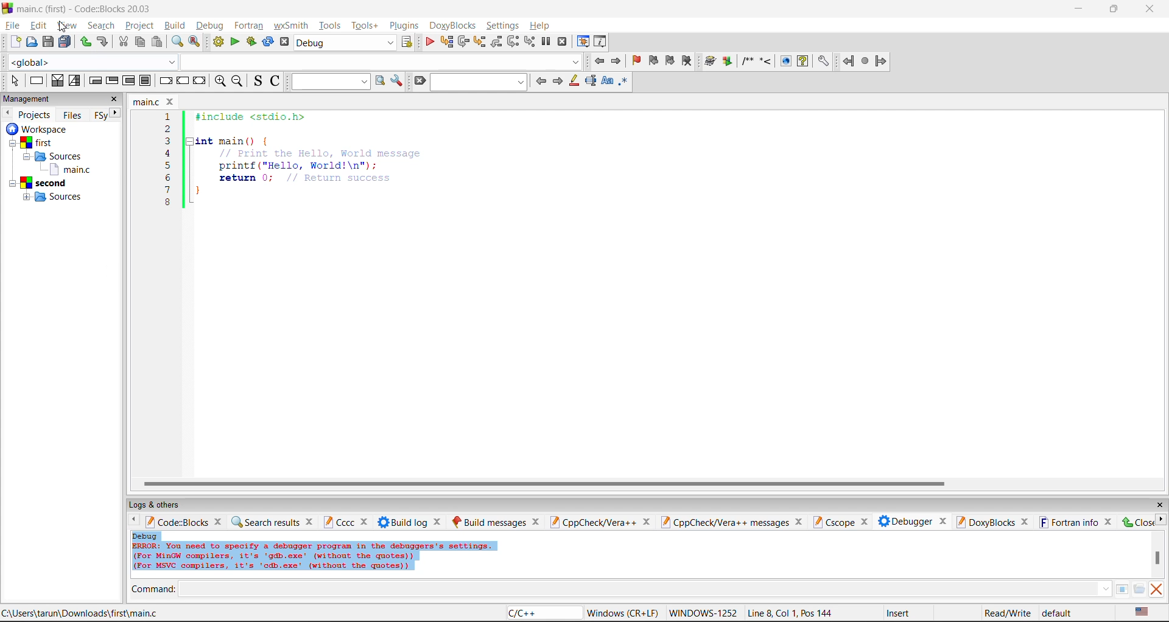 This screenshot has width=1169, height=622. I want to click on jump back, so click(850, 61).